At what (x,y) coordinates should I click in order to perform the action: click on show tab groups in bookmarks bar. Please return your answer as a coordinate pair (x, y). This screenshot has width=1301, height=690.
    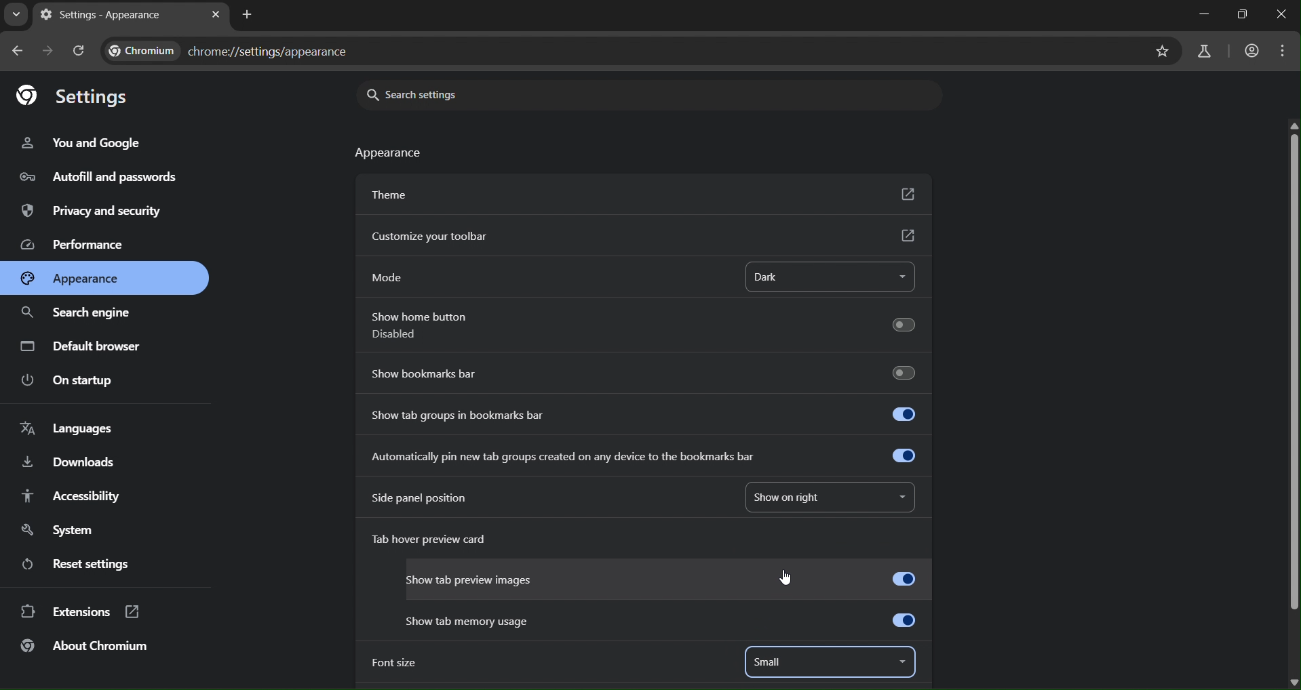
    Looking at the image, I should click on (647, 413).